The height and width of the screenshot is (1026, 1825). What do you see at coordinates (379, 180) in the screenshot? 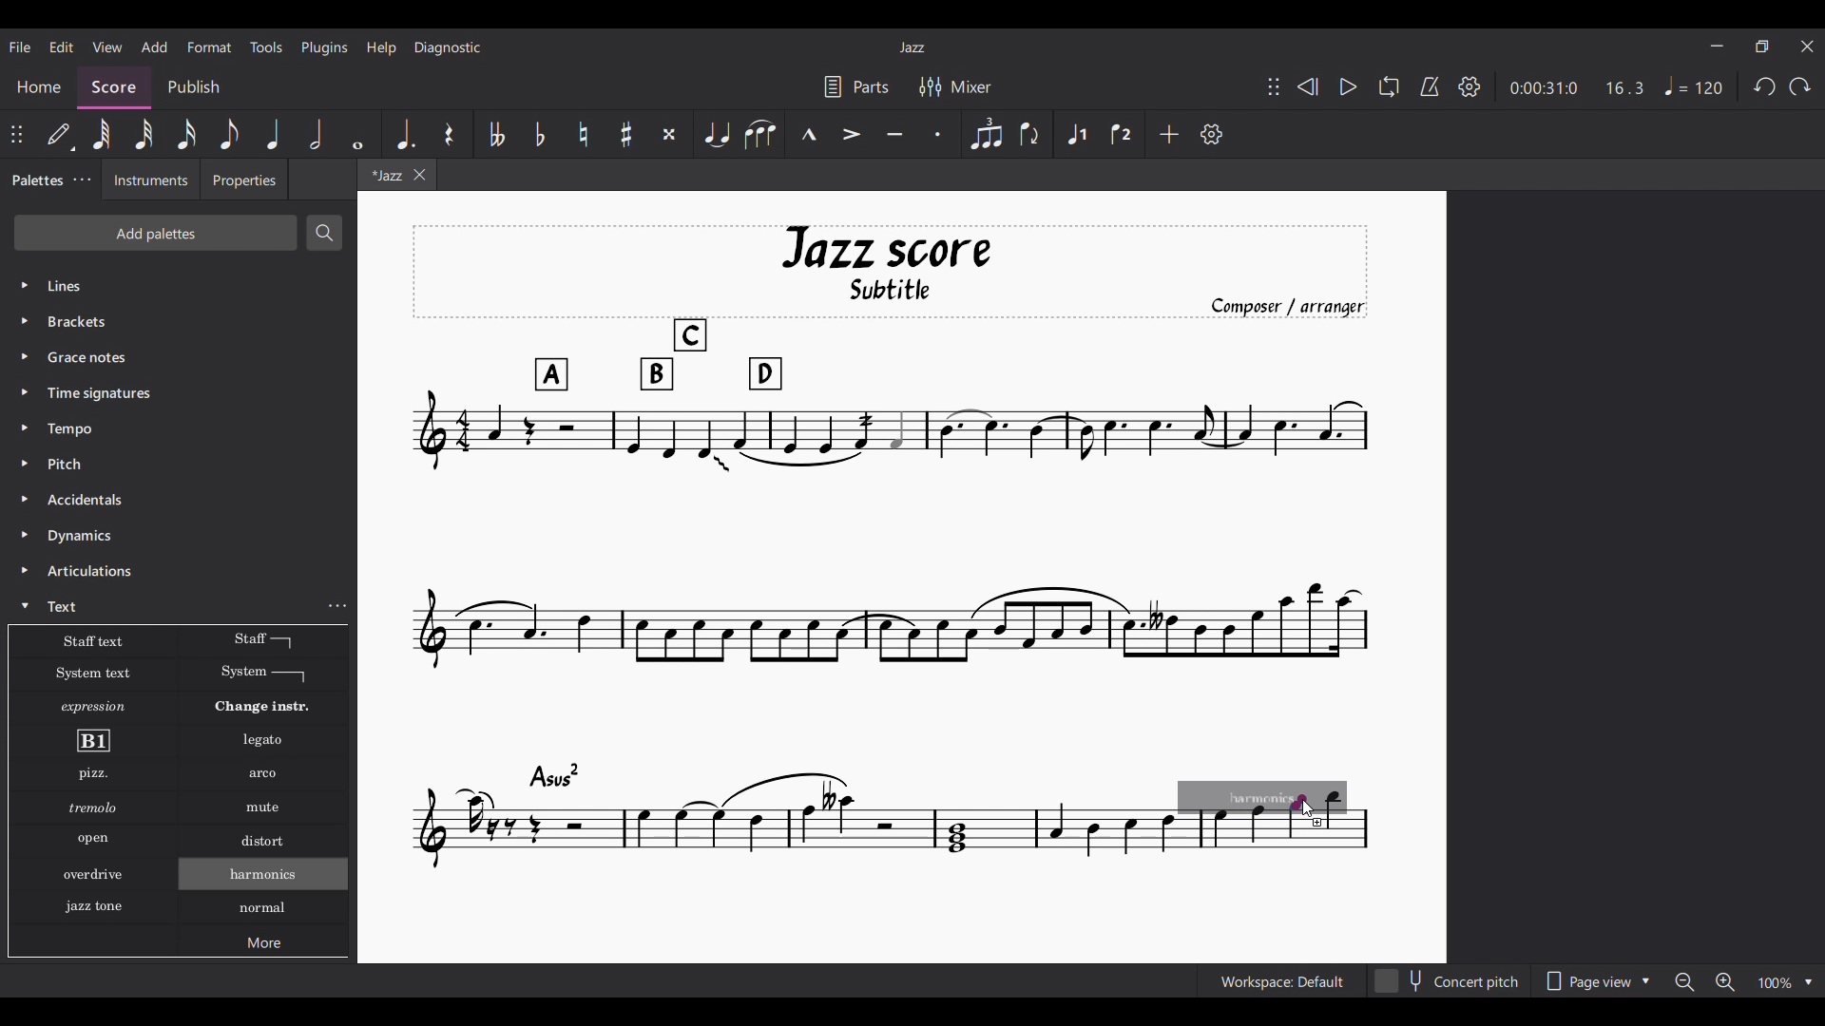
I see `Current tab` at bounding box center [379, 180].